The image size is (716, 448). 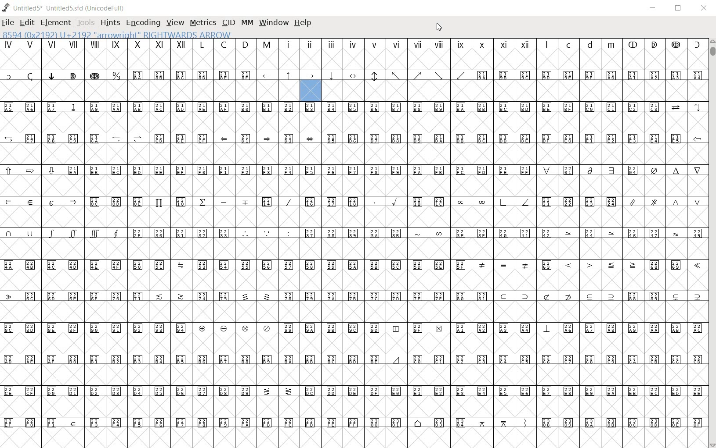 What do you see at coordinates (712, 242) in the screenshot?
I see `SCROLLBAR` at bounding box center [712, 242].